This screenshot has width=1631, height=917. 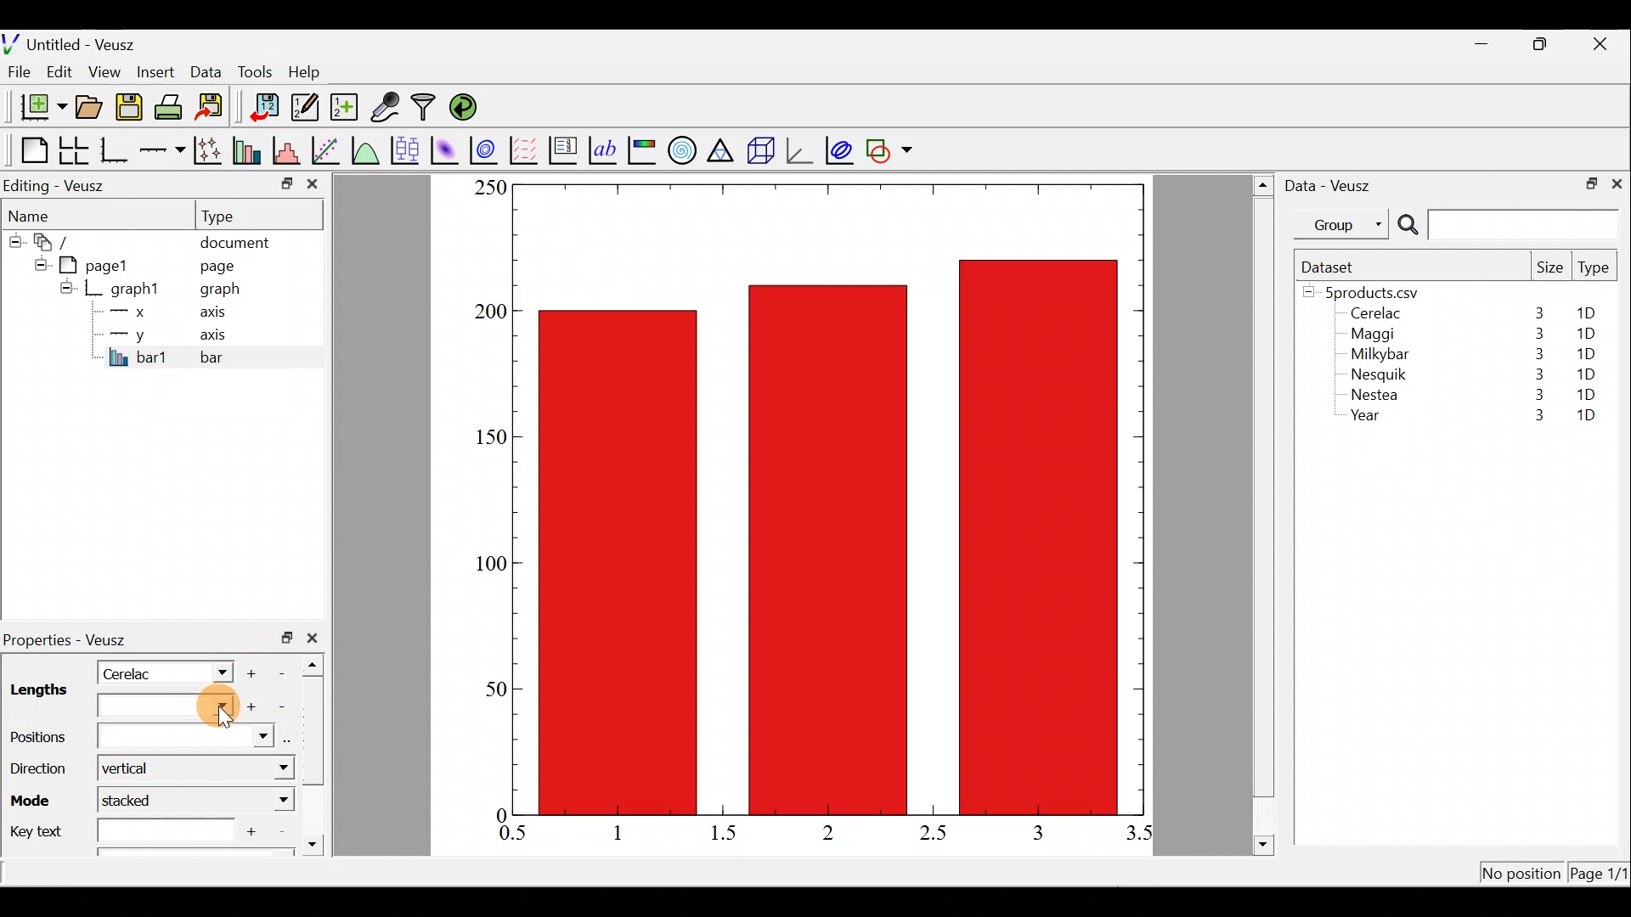 What do you see at coordinates (346, 108) in the screenshot?
I see `Create new dataset using ranges, parametrically, or as functions of existing datasets.` at bounding box center [346, 108].